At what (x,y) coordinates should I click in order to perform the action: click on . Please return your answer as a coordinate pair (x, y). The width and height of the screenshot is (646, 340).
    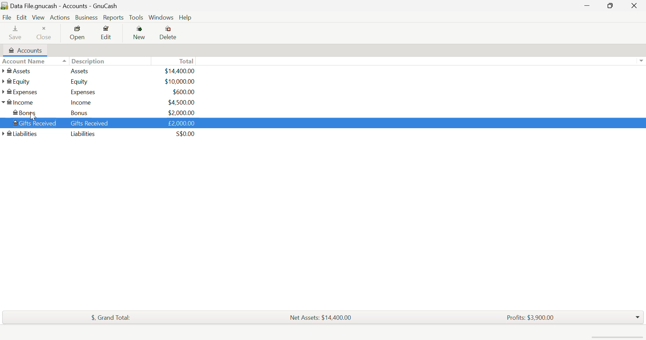
    Looking at the image, I should click on (20, 134).